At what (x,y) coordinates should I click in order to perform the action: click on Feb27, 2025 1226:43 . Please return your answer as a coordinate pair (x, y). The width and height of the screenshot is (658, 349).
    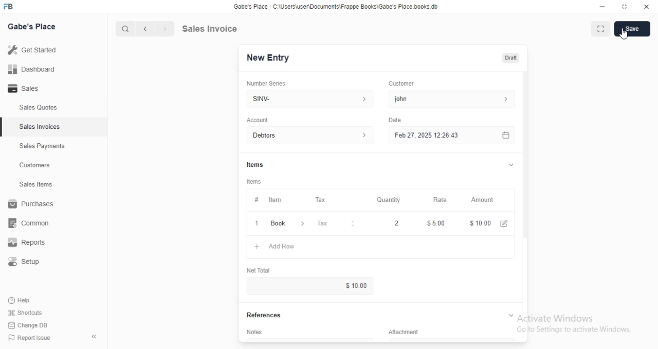
    Looking at the image, I should click on (425, 137).